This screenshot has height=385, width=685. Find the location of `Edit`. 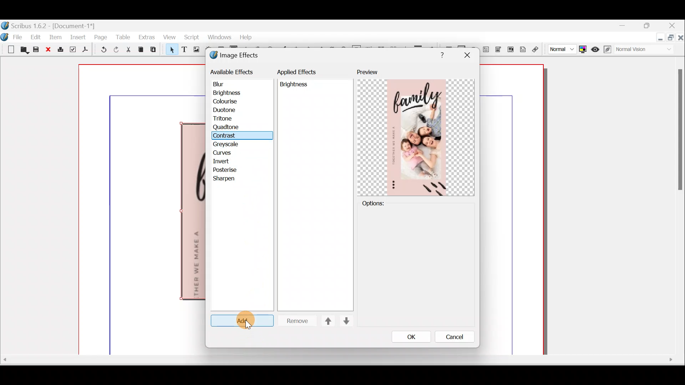

Edit is located at coordinates (37, 37).